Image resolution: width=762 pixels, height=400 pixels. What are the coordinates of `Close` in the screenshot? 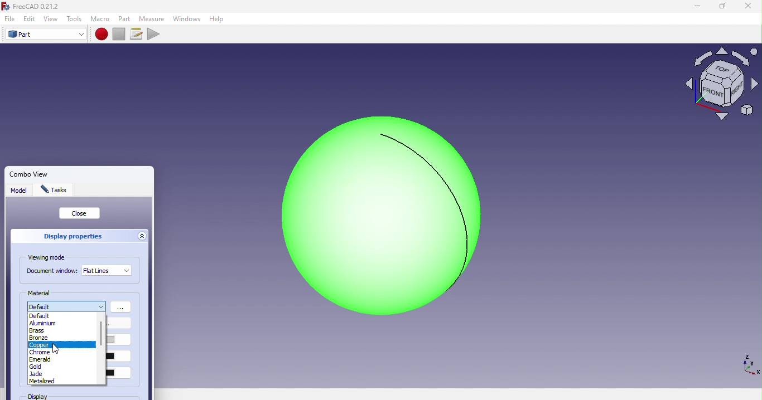 It's located at (80, 213).